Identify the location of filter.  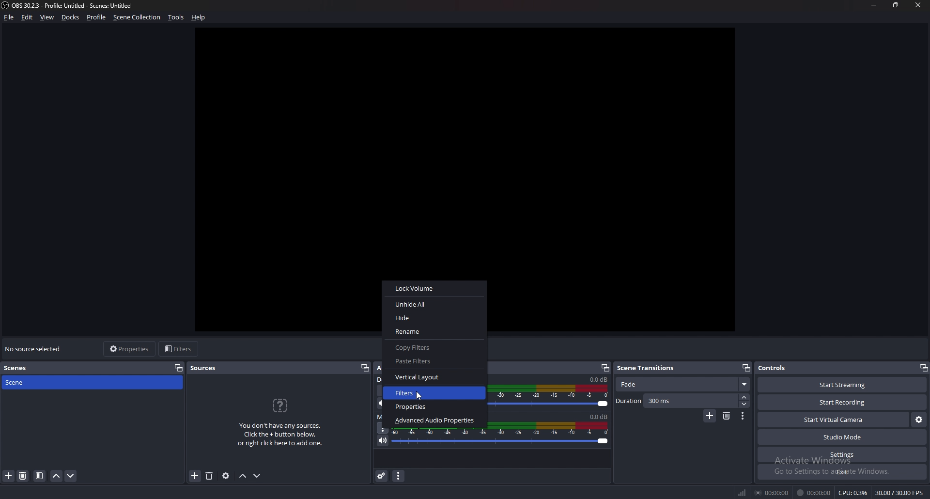
(40, 476).